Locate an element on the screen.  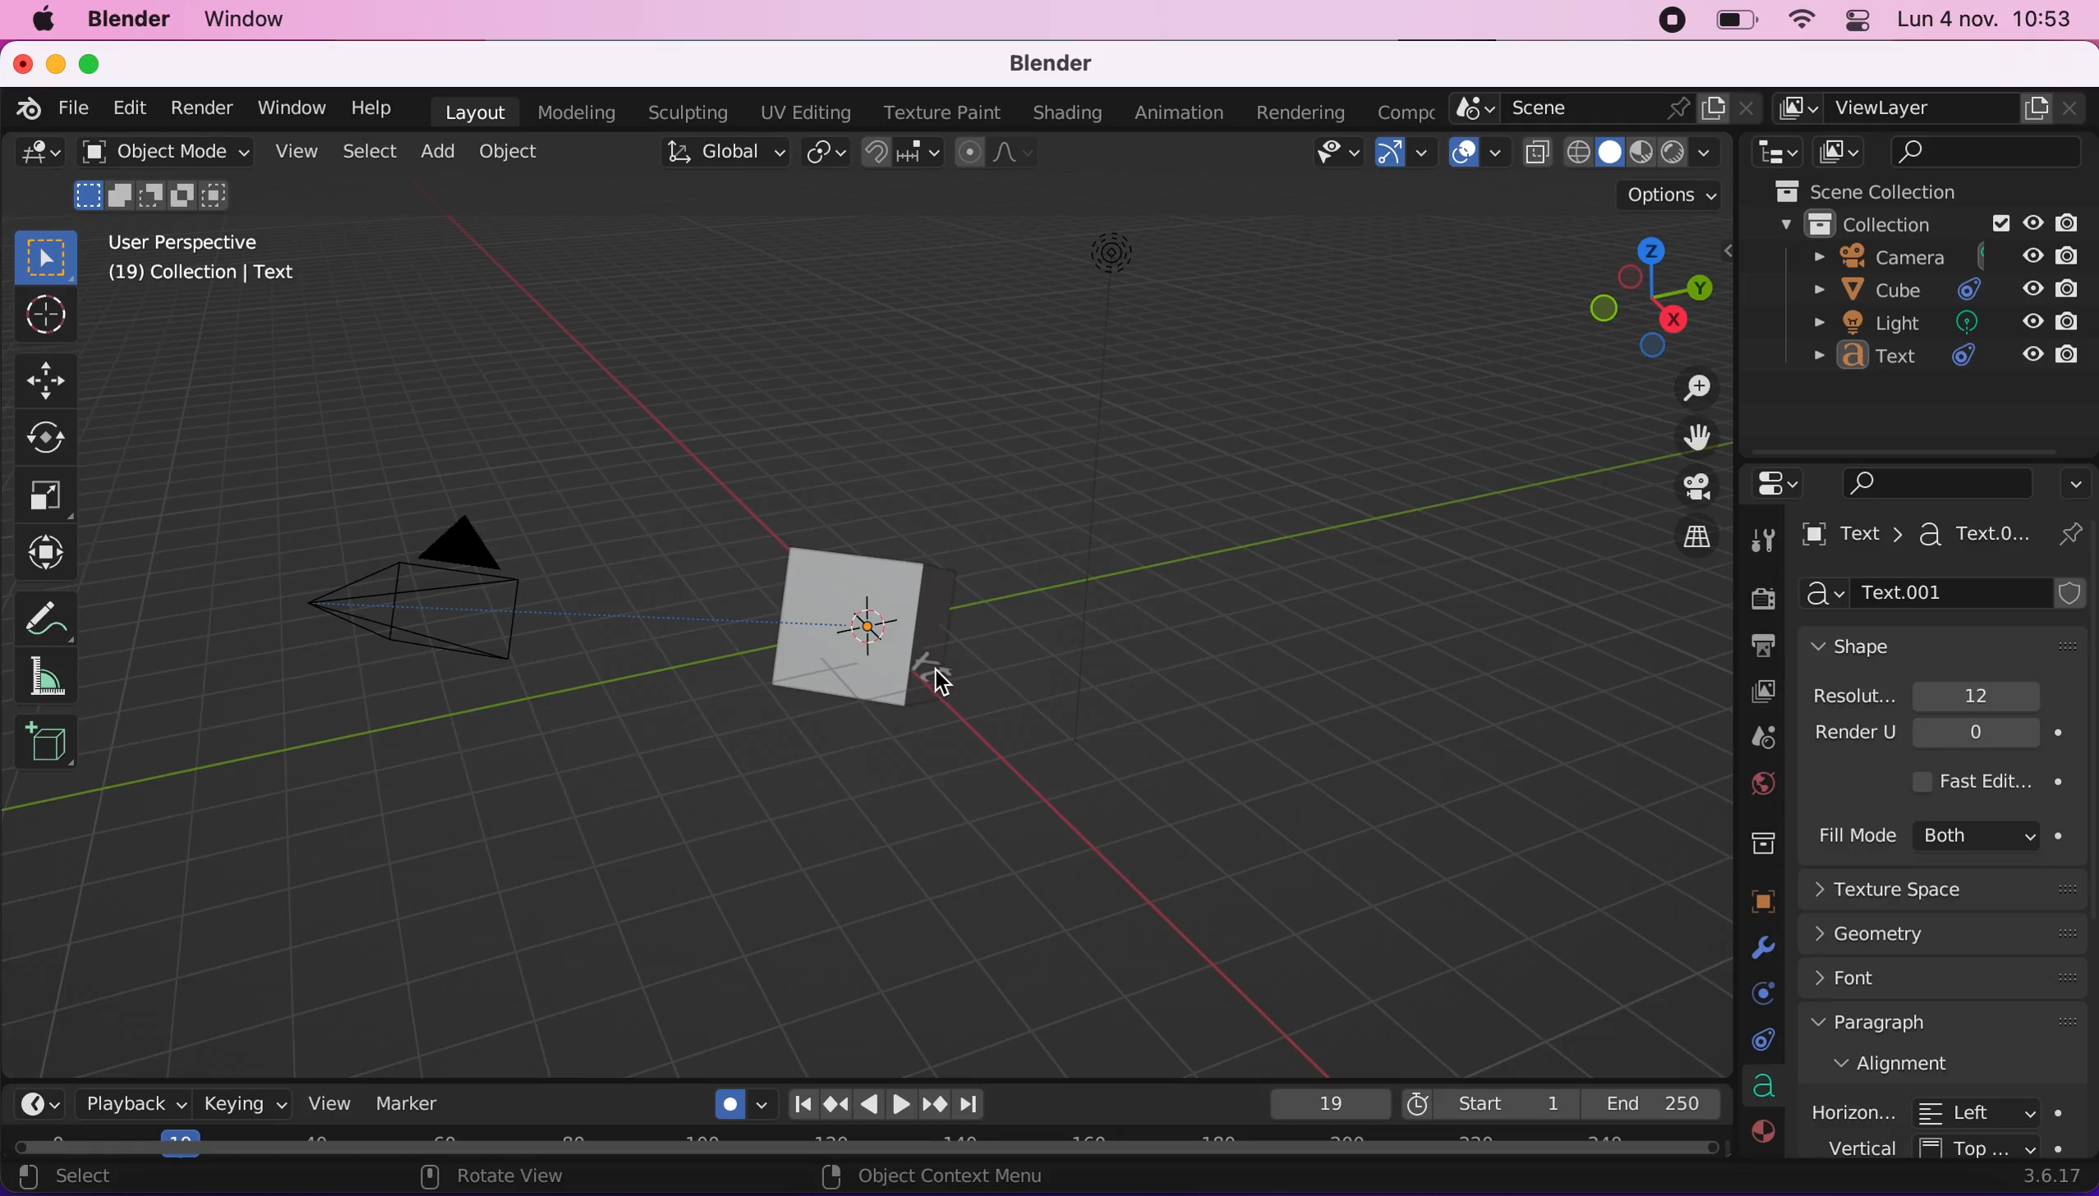
move is located at coordinates (57, 379).